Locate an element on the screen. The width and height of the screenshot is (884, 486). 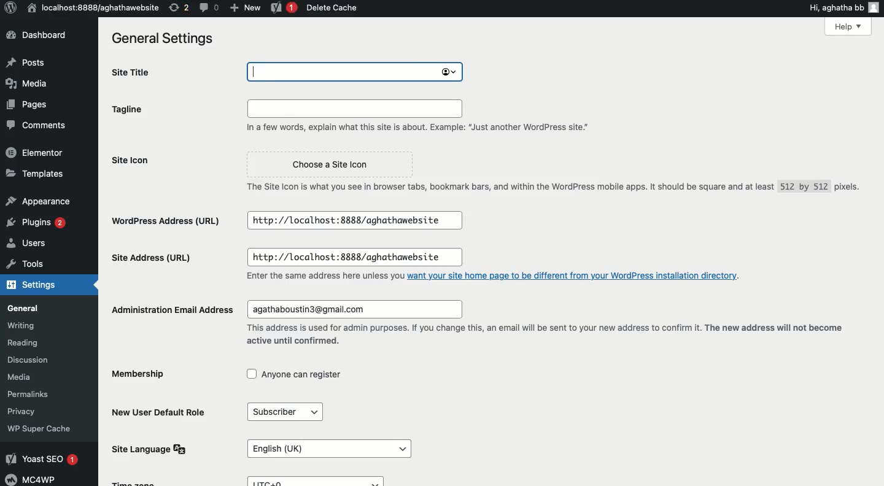
Media is located at coordinates (25, 82).